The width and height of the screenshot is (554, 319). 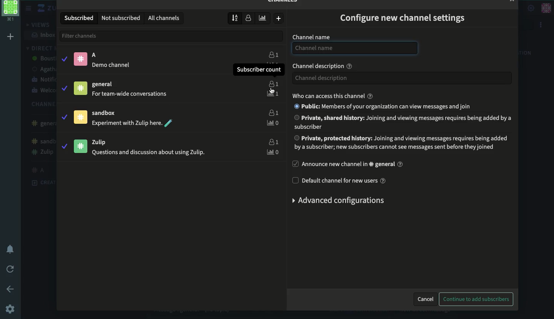 What do you see at coordinates (248, 18) in the screenshot?
I see `number of subscribers` at bounding box center [248, 18].